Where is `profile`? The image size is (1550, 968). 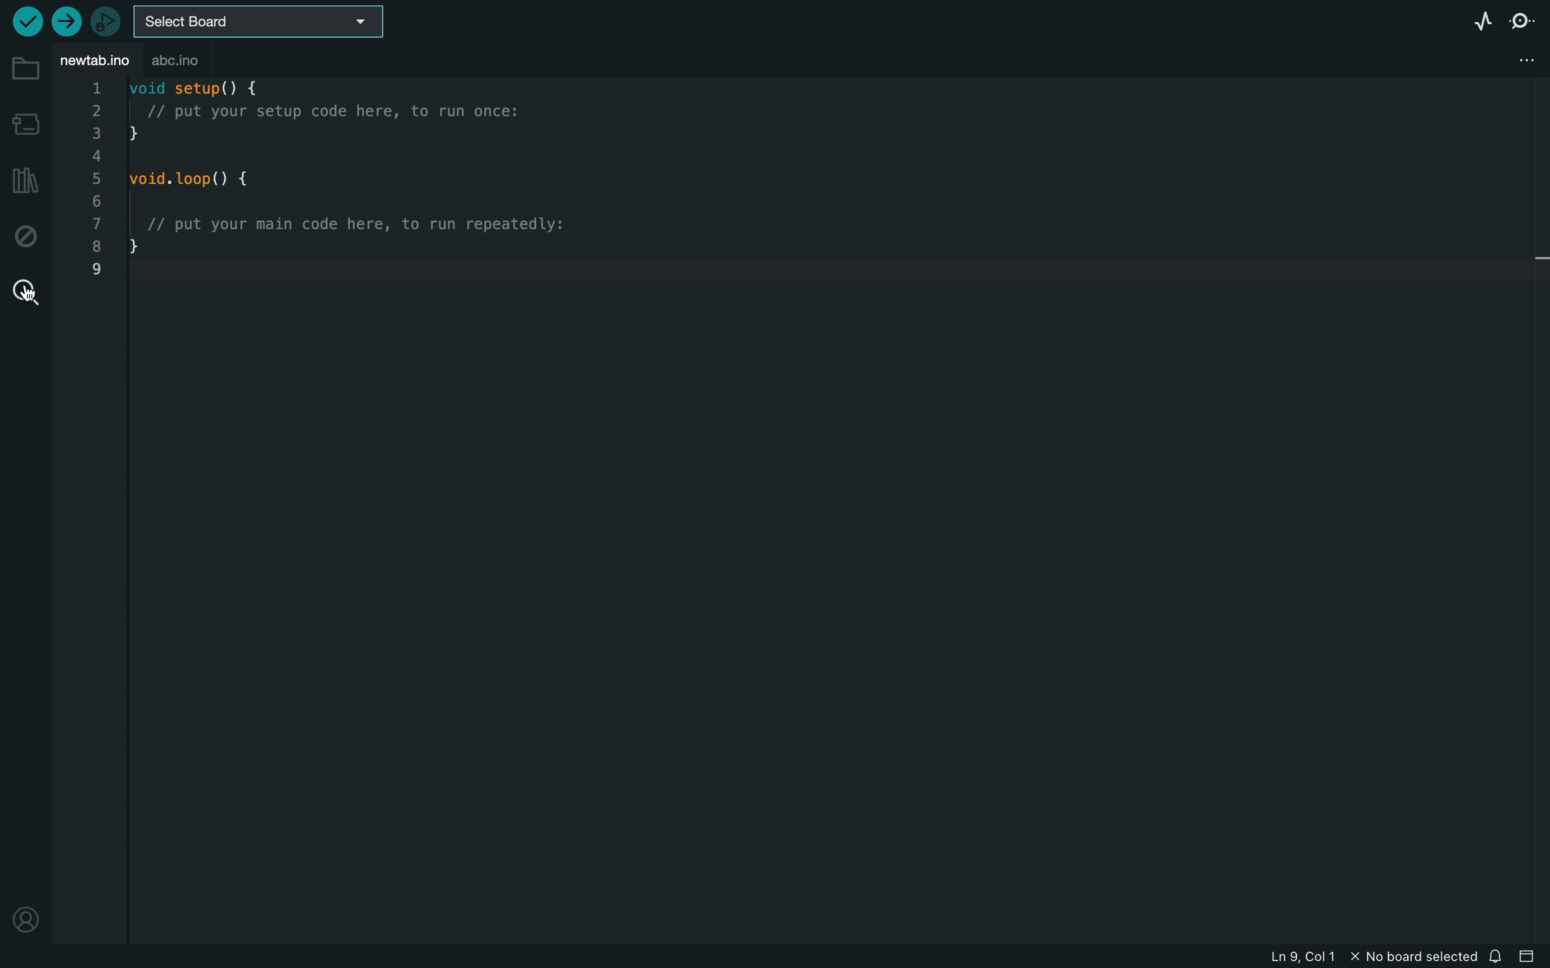
profile is located at coordinates (24, 919).